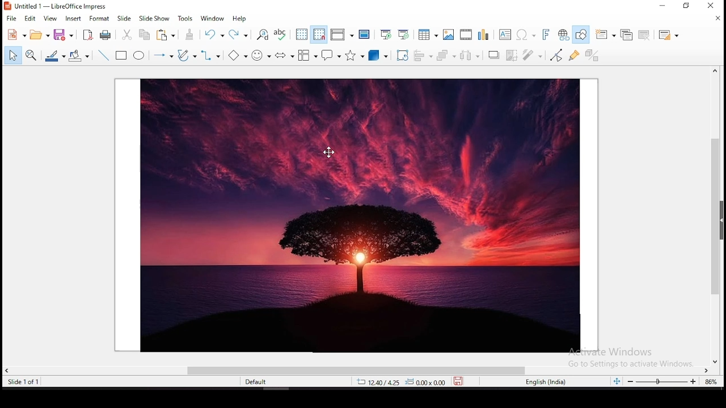 This screenshot has width=726, height=408. I want to click on copy, so click(164, 35).